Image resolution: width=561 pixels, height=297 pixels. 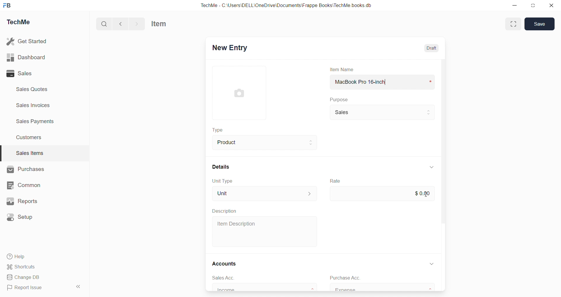 I want to click on Sales, so click(x=20, y=74).